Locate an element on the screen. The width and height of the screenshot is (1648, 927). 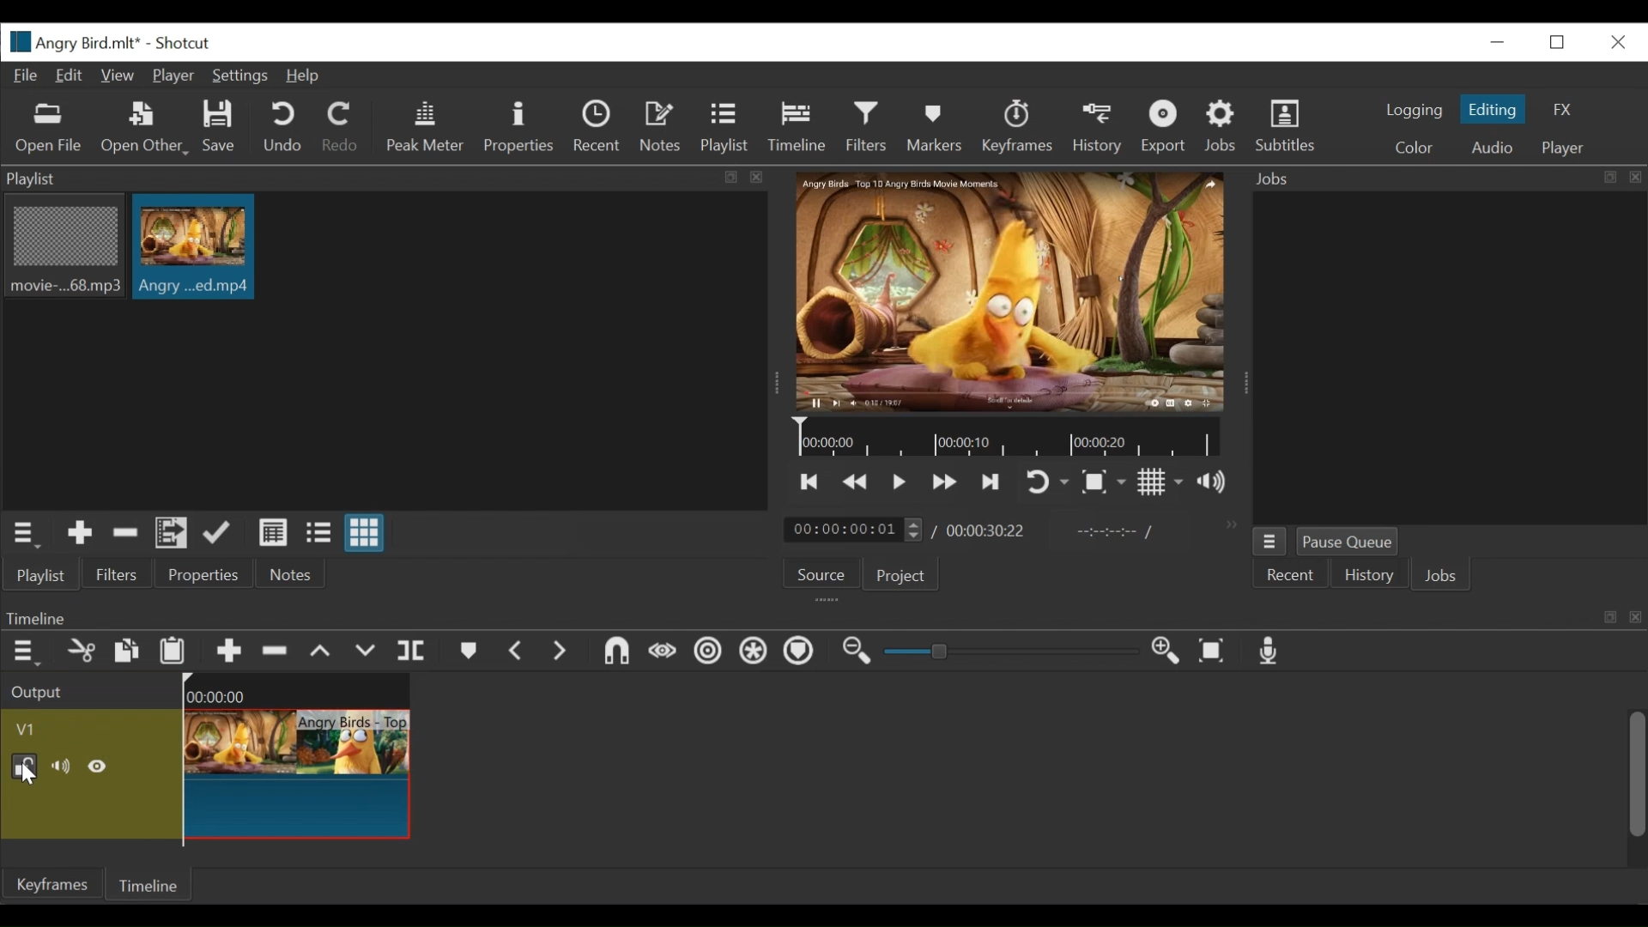
Jobs is located at coordinates (1444, 575).